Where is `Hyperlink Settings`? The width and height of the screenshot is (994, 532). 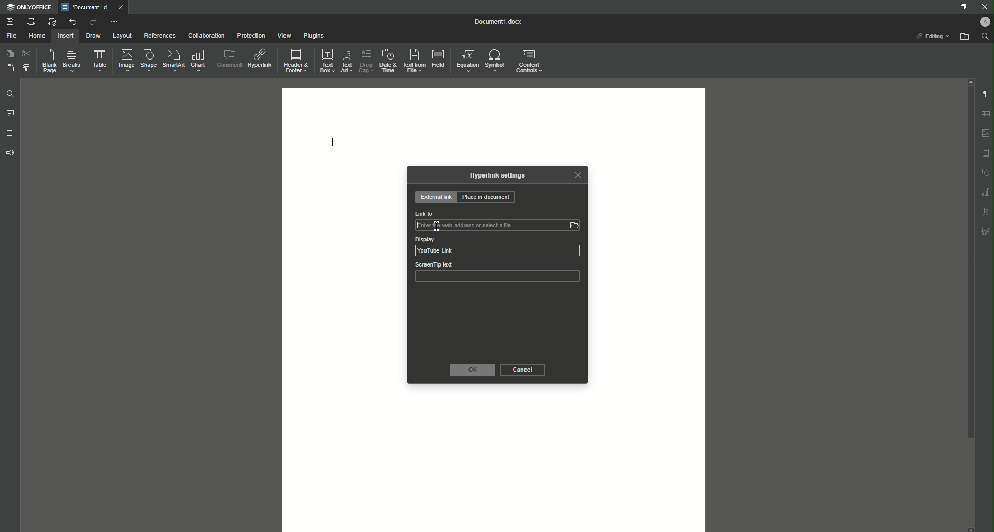
Hyperlink Settings is located at coordinates (495, 178).